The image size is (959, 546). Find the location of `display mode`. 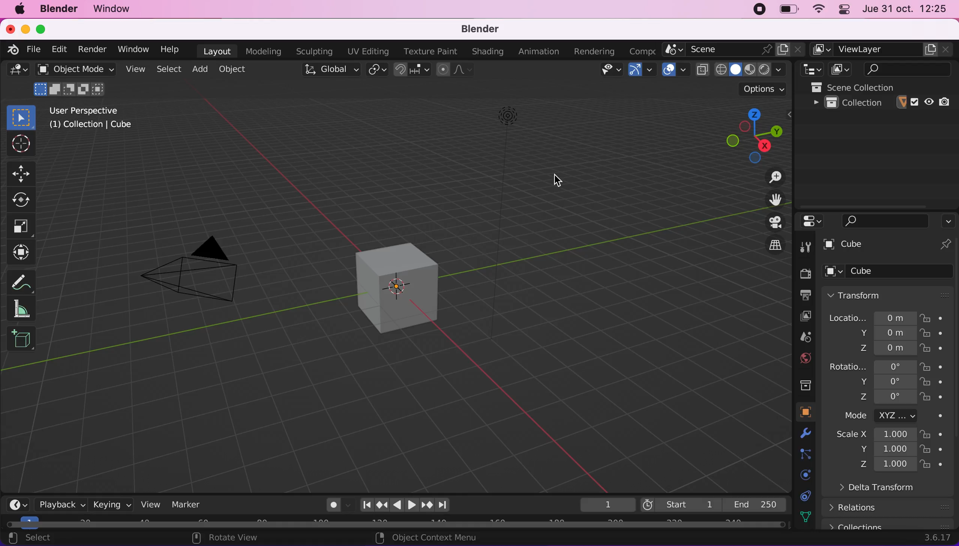

display mode is located at coordinates (839, 69).